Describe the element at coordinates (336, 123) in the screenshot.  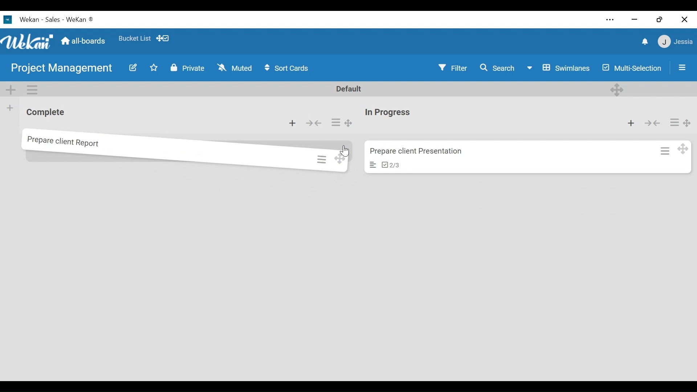
I see `List actions` at that location.